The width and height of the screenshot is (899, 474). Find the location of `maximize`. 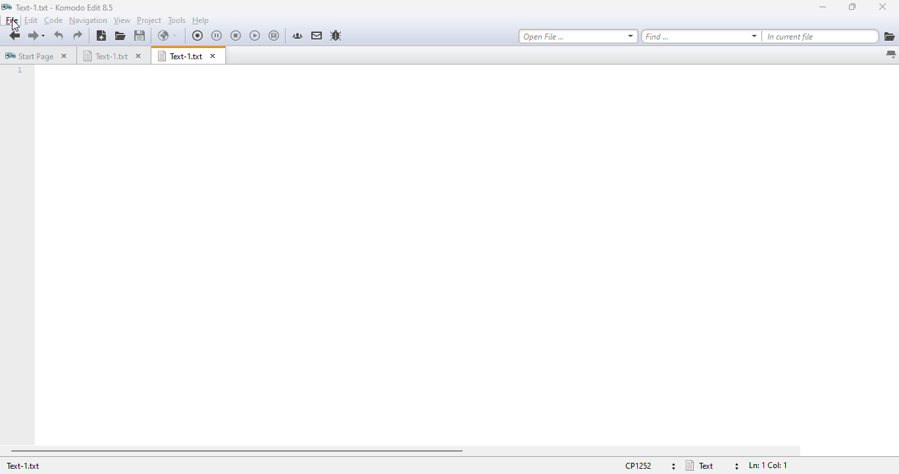

maximize is located at coordinates (852, 6).